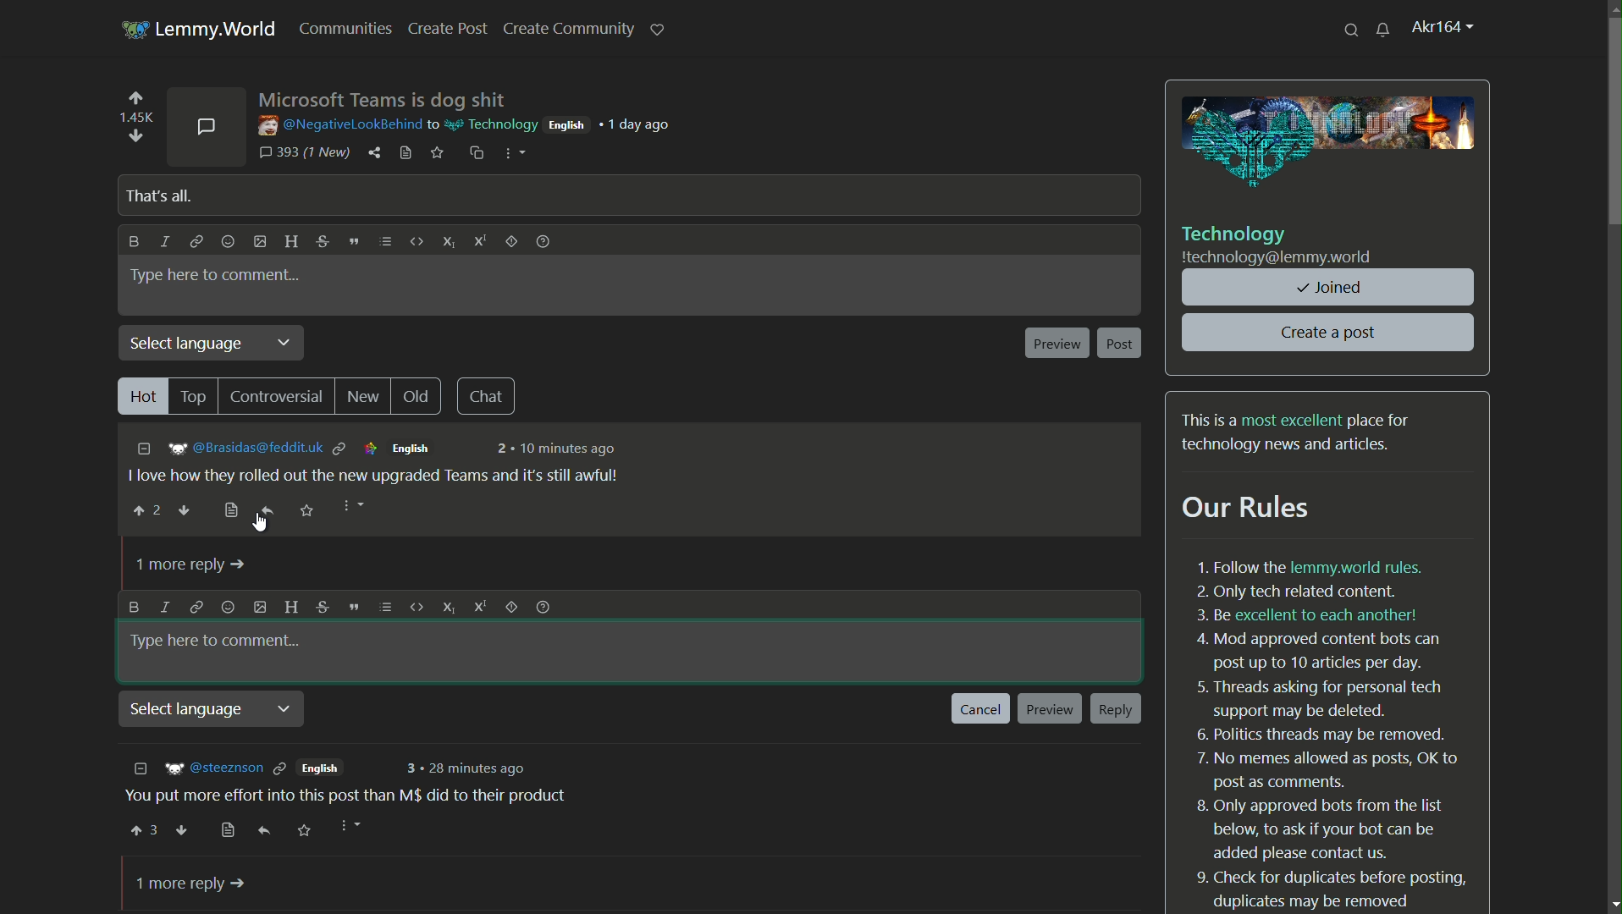 This screenshot has width=1622, height=914. What do you see at coordinates (565, 124) in the screenshot?
I see `english` at bounding box center [565, 124].